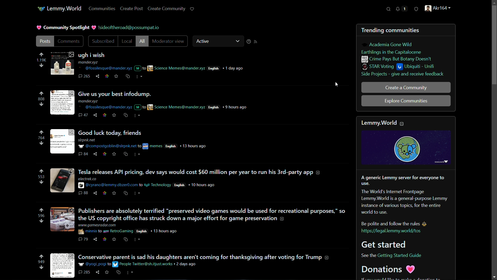 This screenshot has height=280, width=497. I want to click on retrogaming, so click(118, 232).